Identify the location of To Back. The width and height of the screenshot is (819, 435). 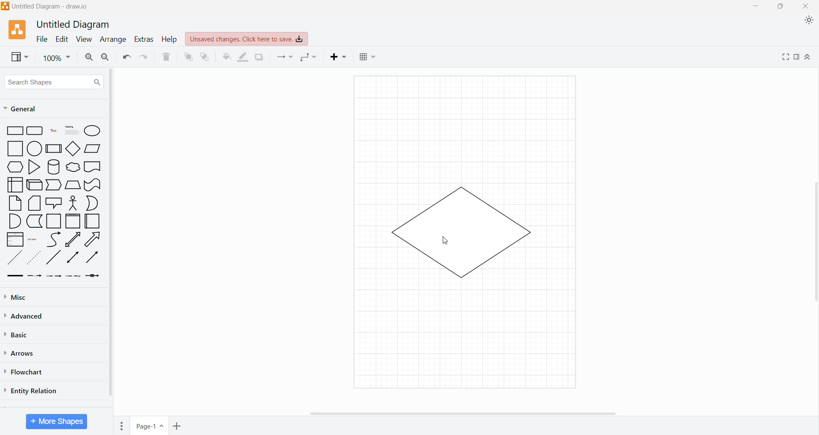
(205, 57).